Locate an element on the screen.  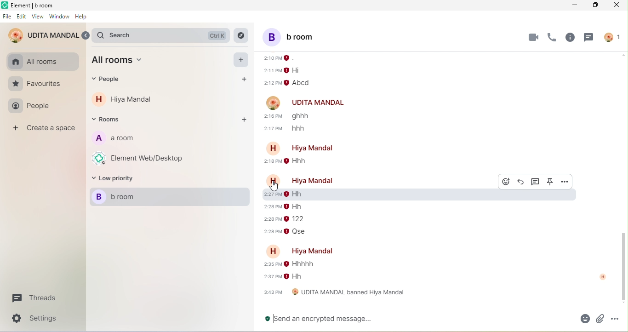
element logo  is located at coordinates (5, 5).